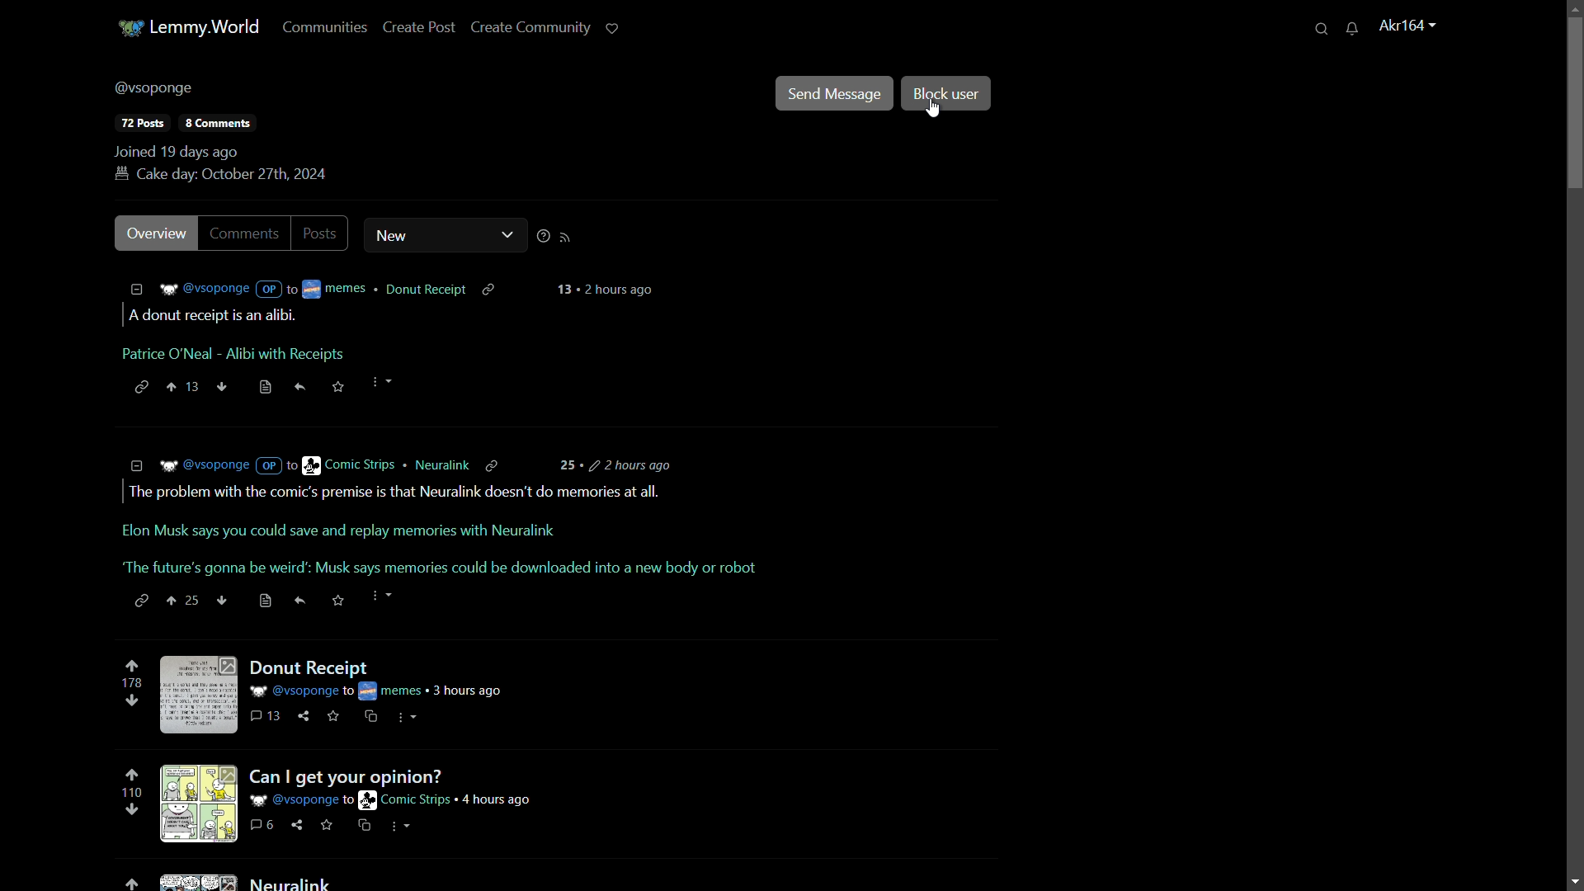 The image size is (1584, 891). I want to click on block user, so click(947, 93).